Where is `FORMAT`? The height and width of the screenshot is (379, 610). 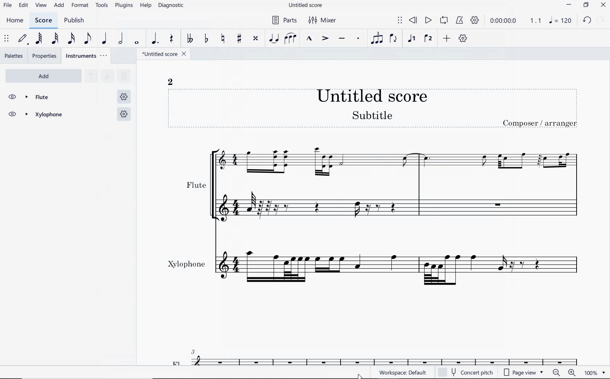 FORMAT is located at coordinates (80, 6).